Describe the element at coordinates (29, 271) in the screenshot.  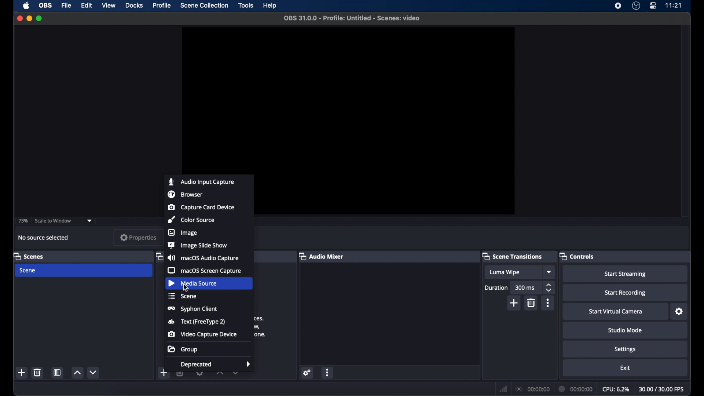
I see `scene` at that location.